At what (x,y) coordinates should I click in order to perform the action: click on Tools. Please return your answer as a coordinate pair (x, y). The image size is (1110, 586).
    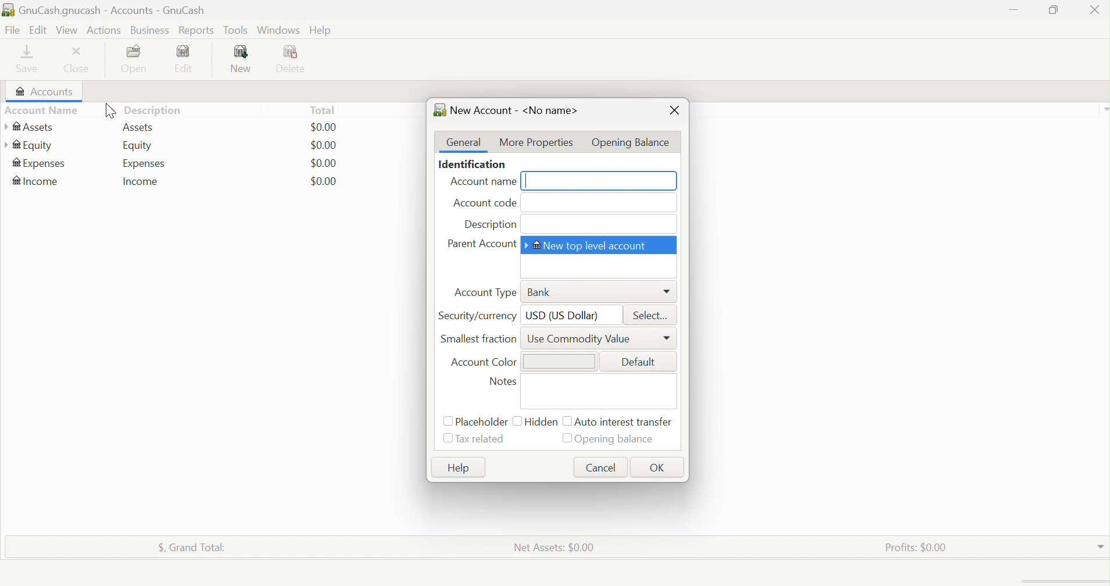
    Looking at the image, I should click on (237, 30).